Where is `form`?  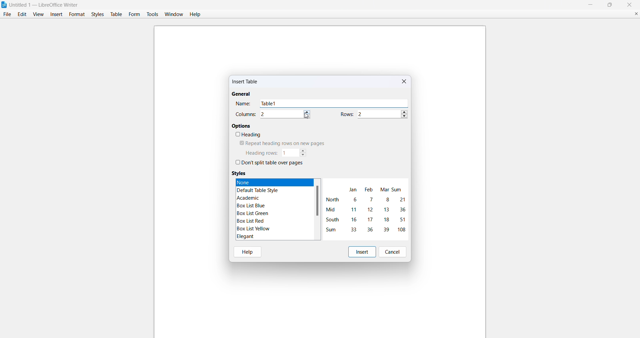
form is located at coordinates (134, 14).